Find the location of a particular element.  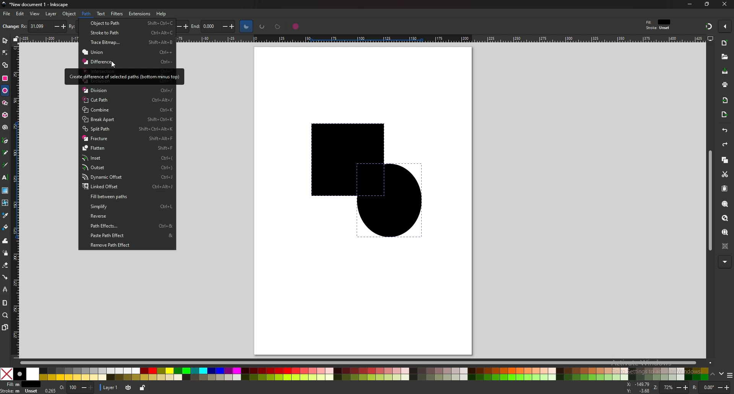

spiral is located at coordinates (5, 127).